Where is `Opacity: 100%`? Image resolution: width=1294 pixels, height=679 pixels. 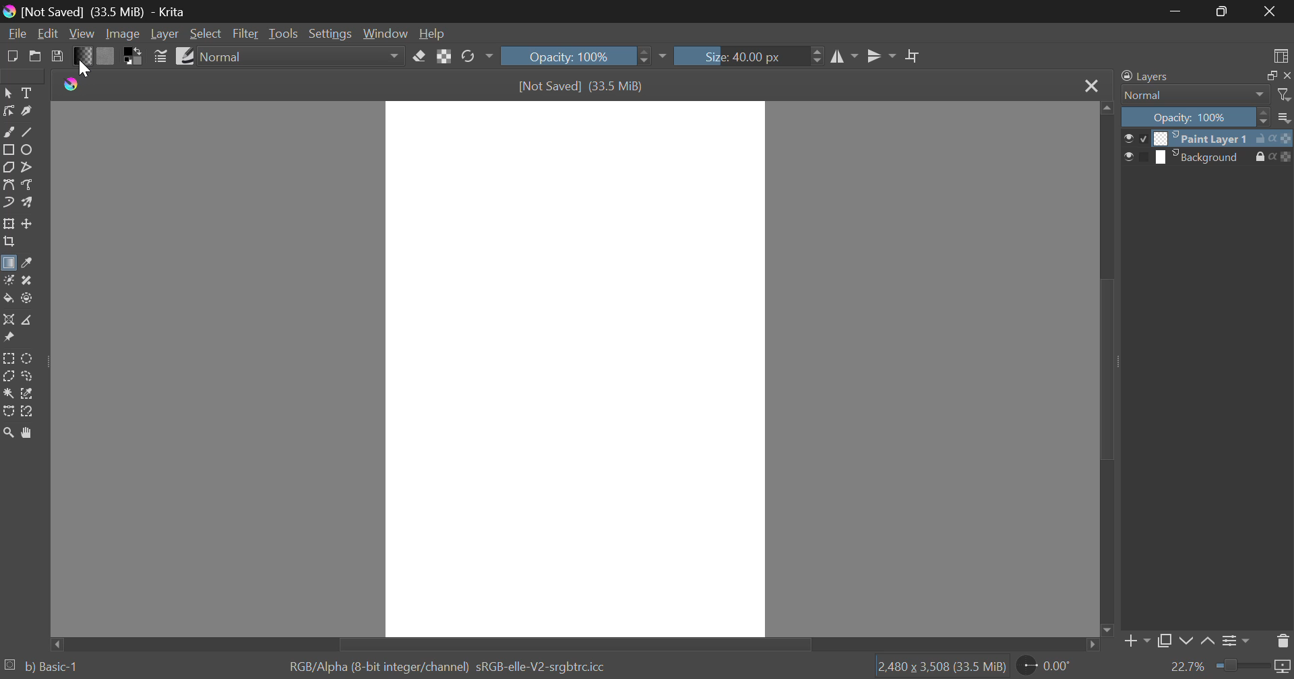 Opacity: 100% is located at coordinates (582, 56).